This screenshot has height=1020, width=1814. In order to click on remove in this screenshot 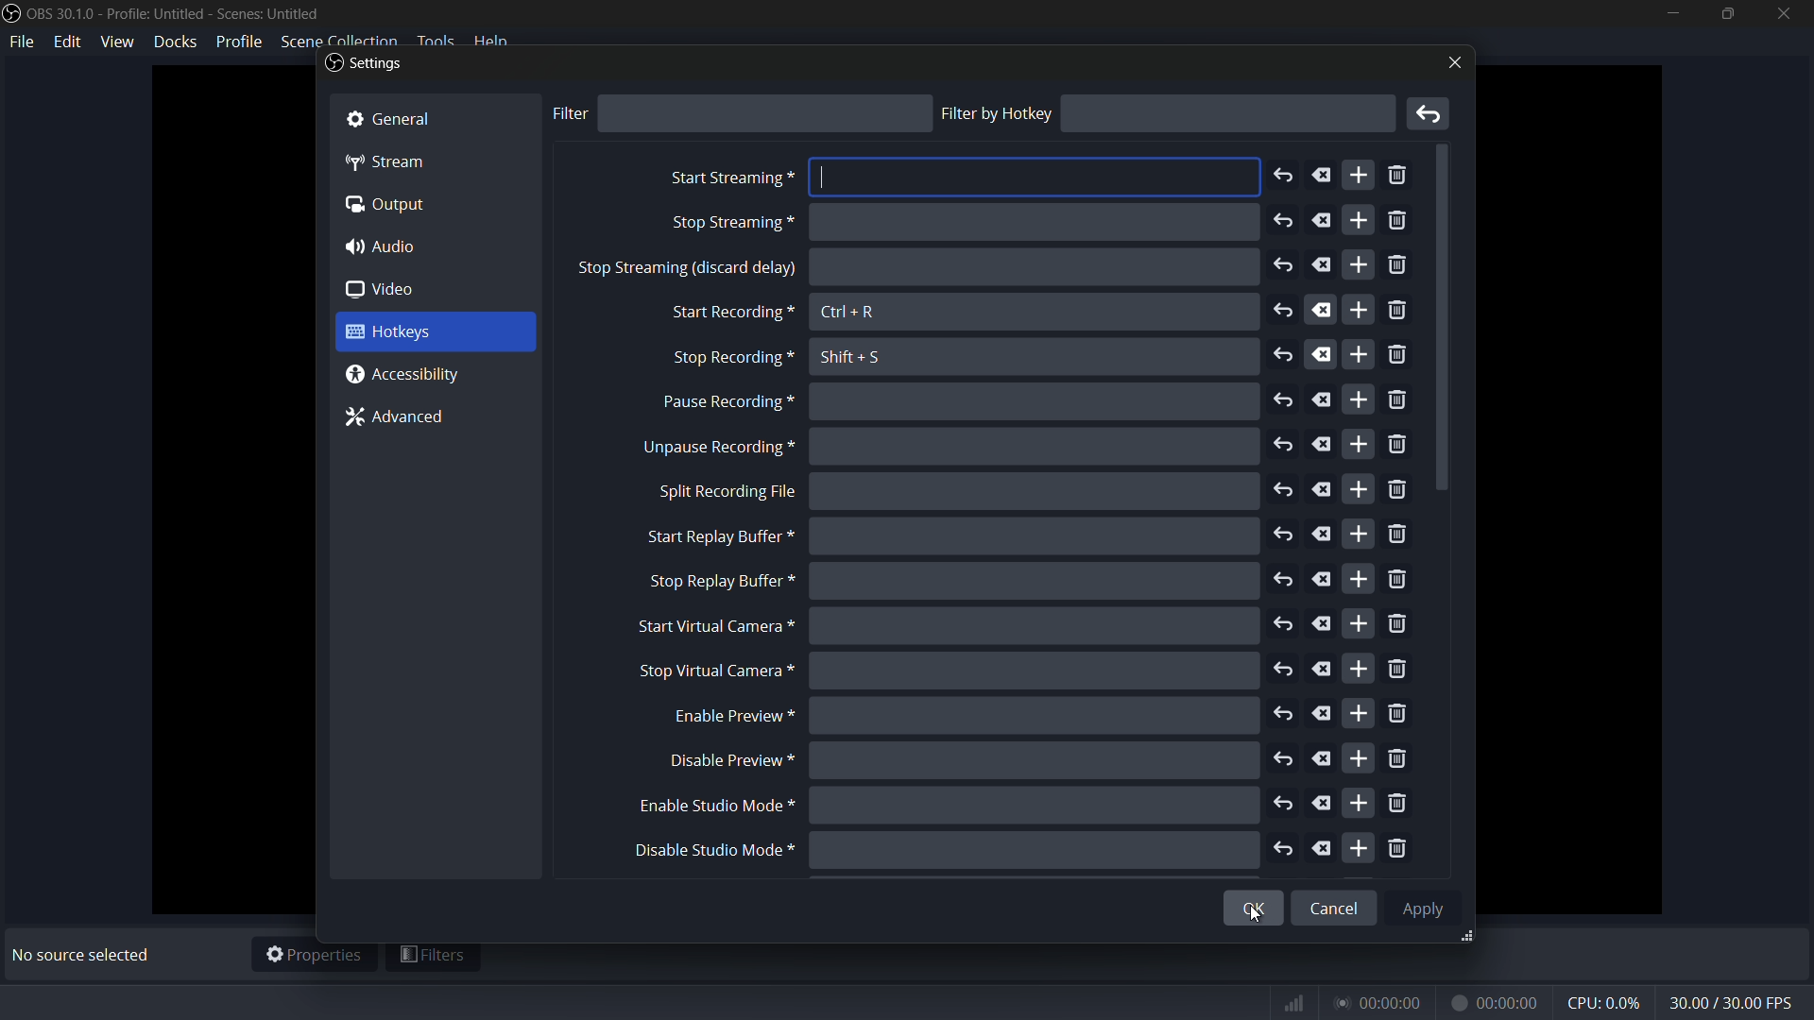, I will do `click(1399, 759)`.